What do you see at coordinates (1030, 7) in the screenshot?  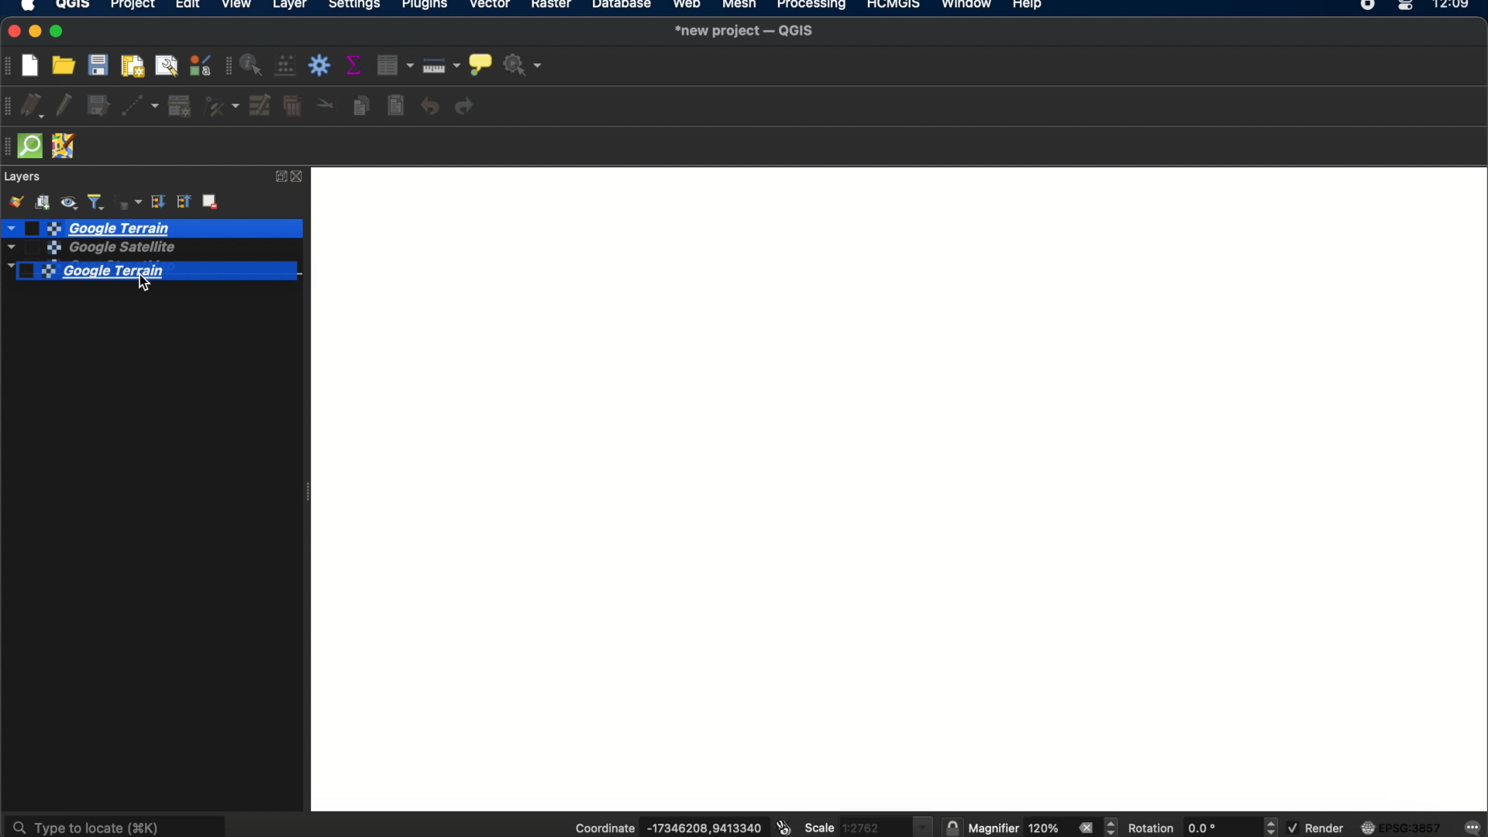 I see `help` at bounding box center [1030, 7].